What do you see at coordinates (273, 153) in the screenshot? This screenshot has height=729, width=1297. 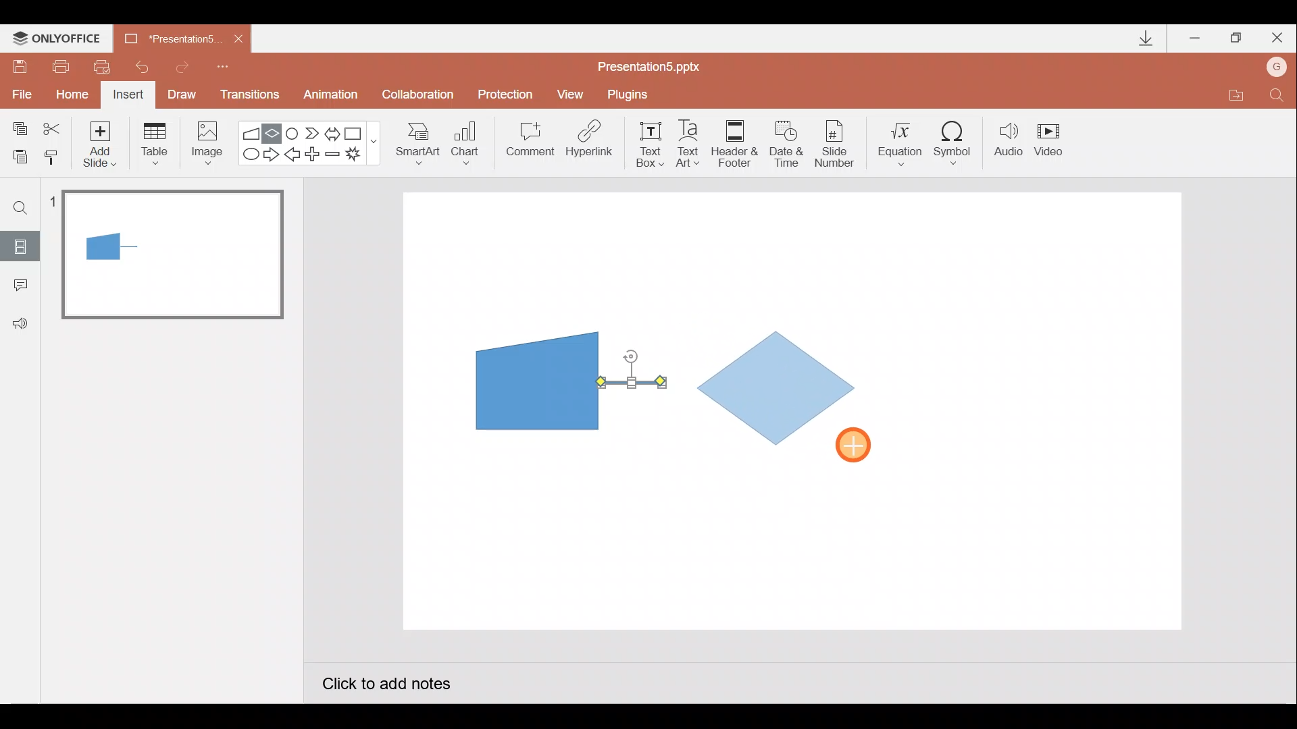 I see `Right arrow` at bounding box center [273, 153].